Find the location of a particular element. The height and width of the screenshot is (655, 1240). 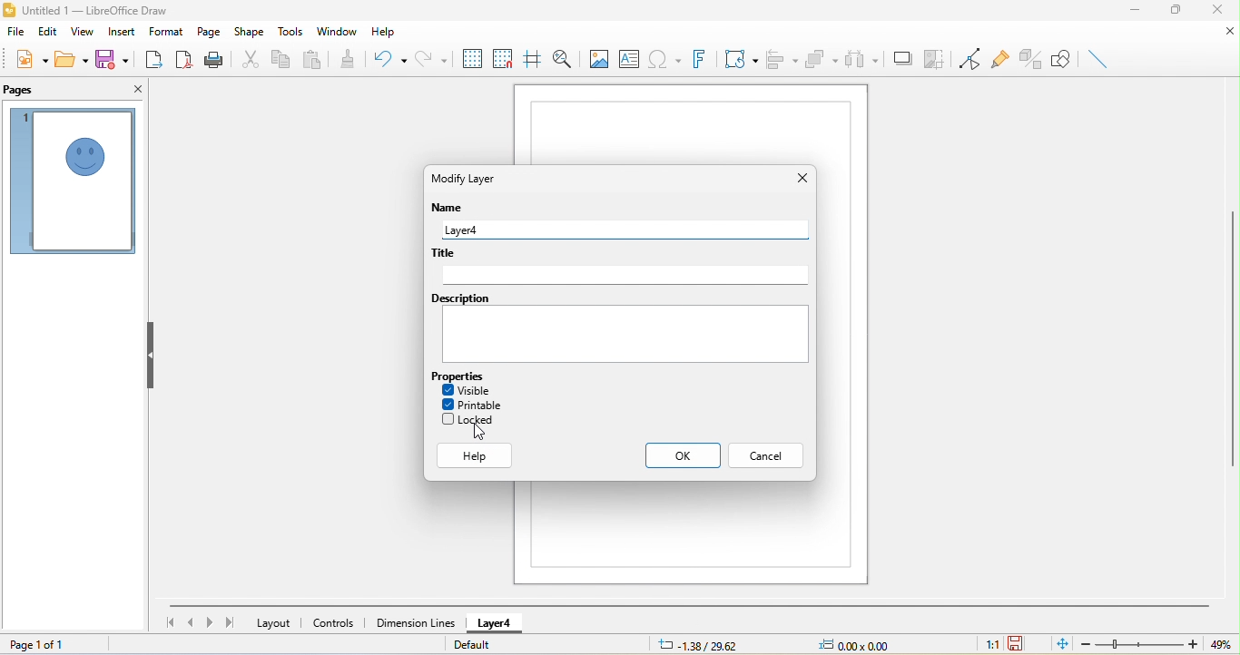

cursor movement is located at coordinates (475, 434).